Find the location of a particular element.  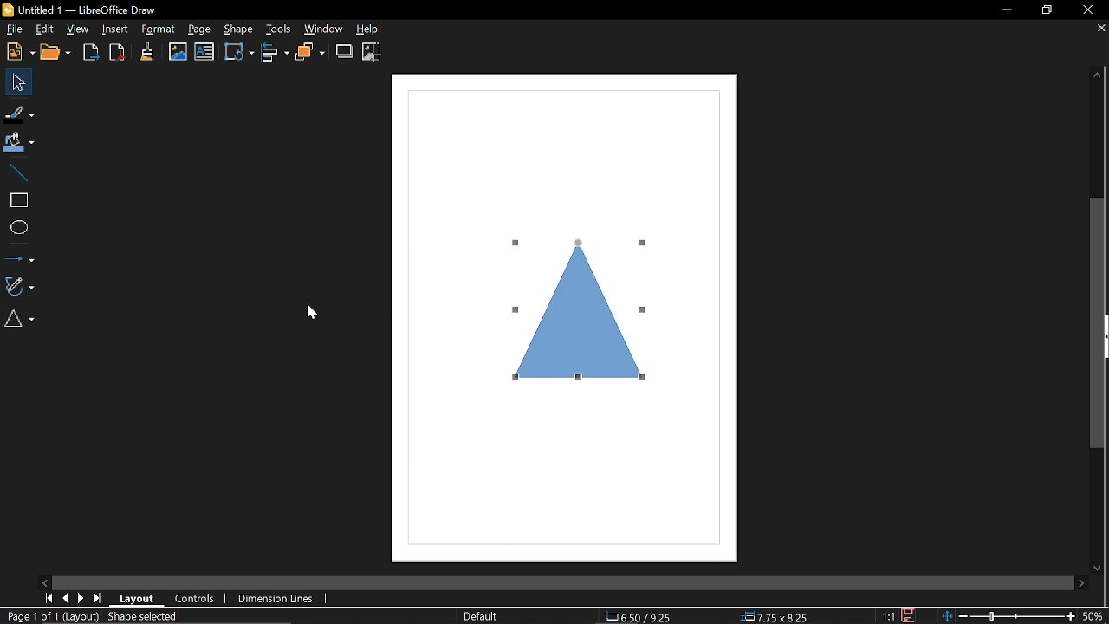

TrIangle drawn is located at coordinates (580, 316).